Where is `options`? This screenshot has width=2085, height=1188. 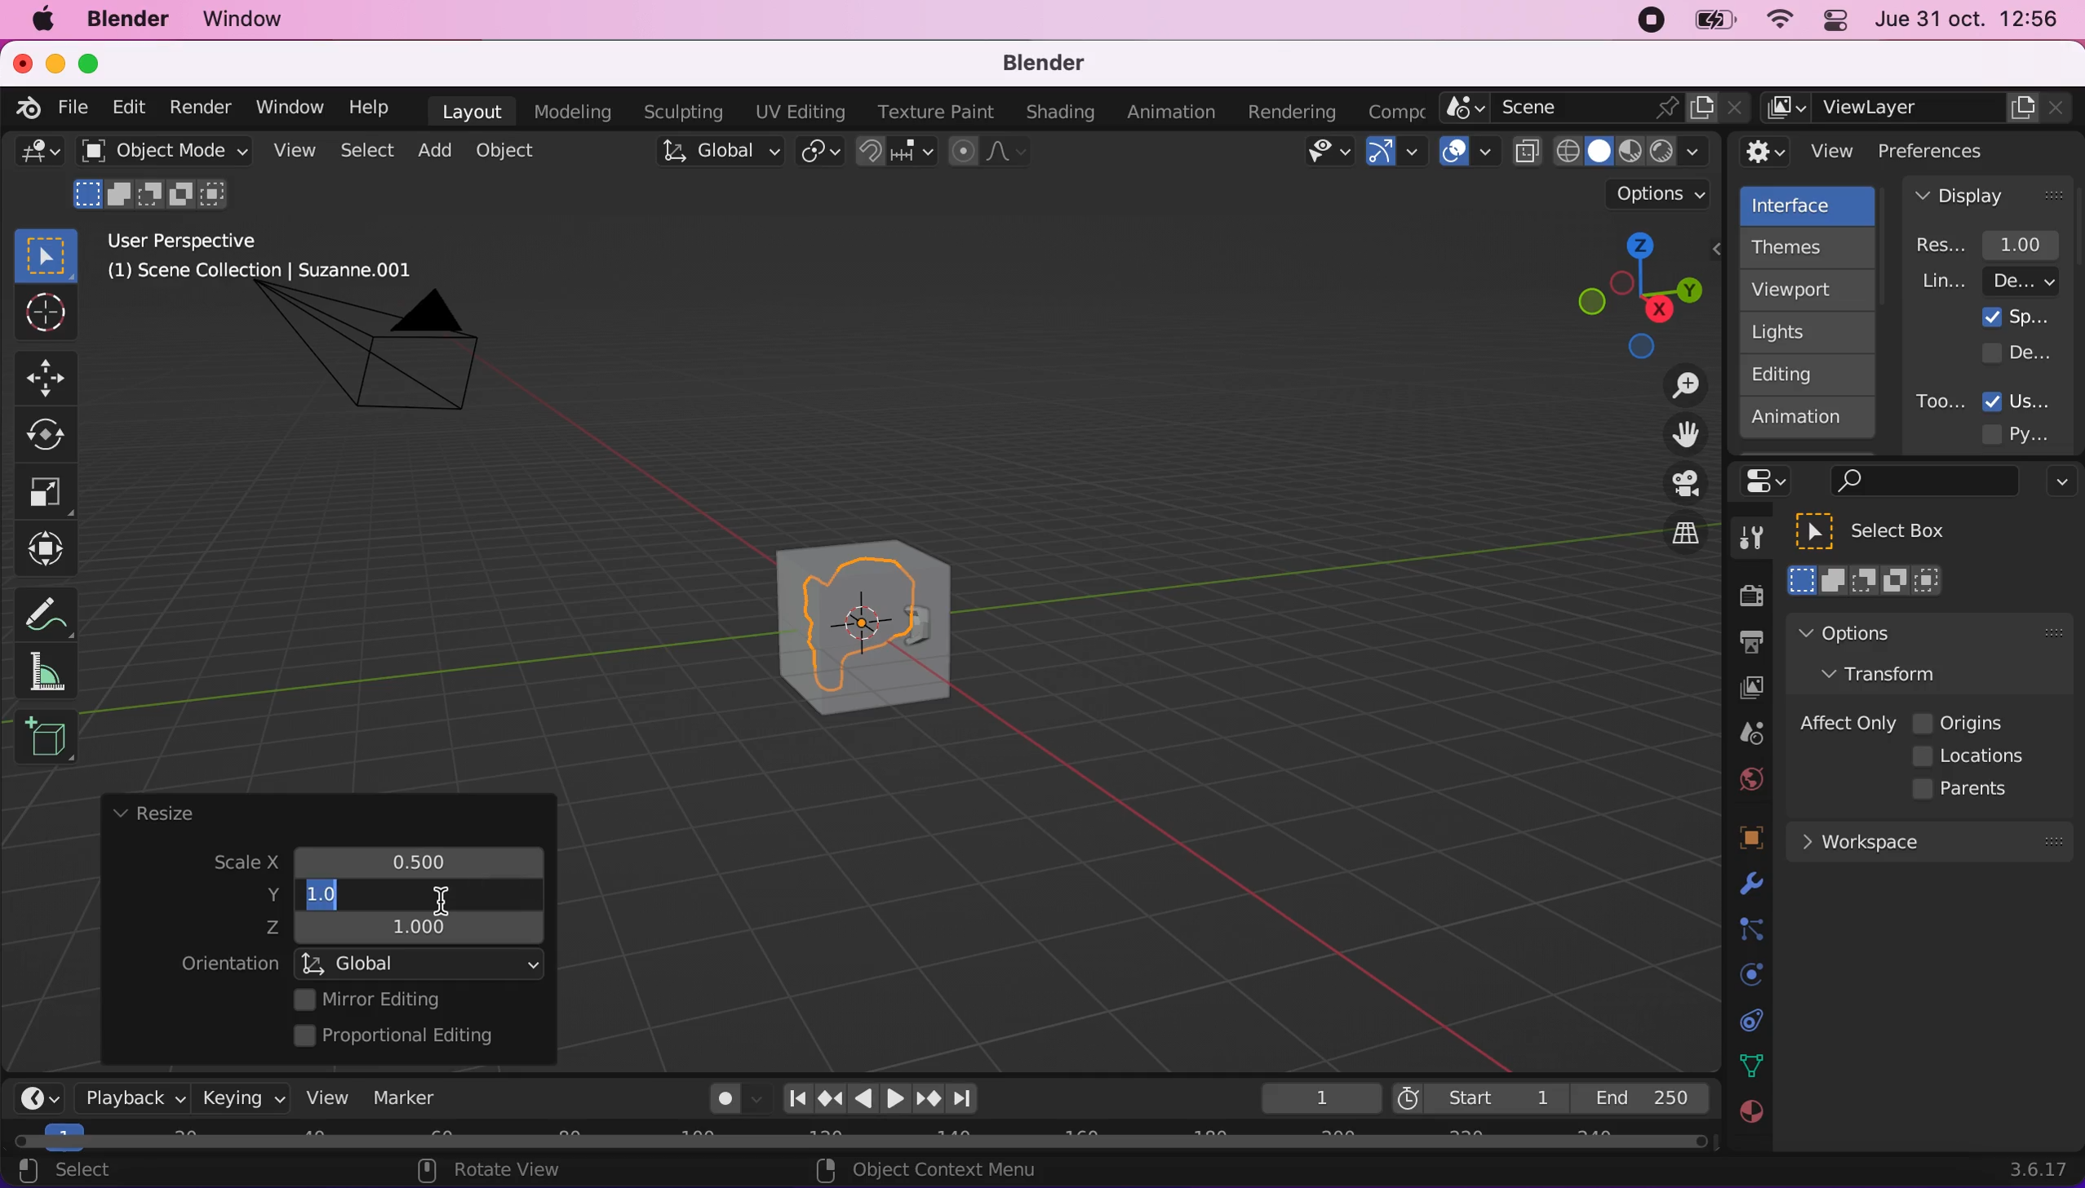
options is located at coordinates (1891, 632).